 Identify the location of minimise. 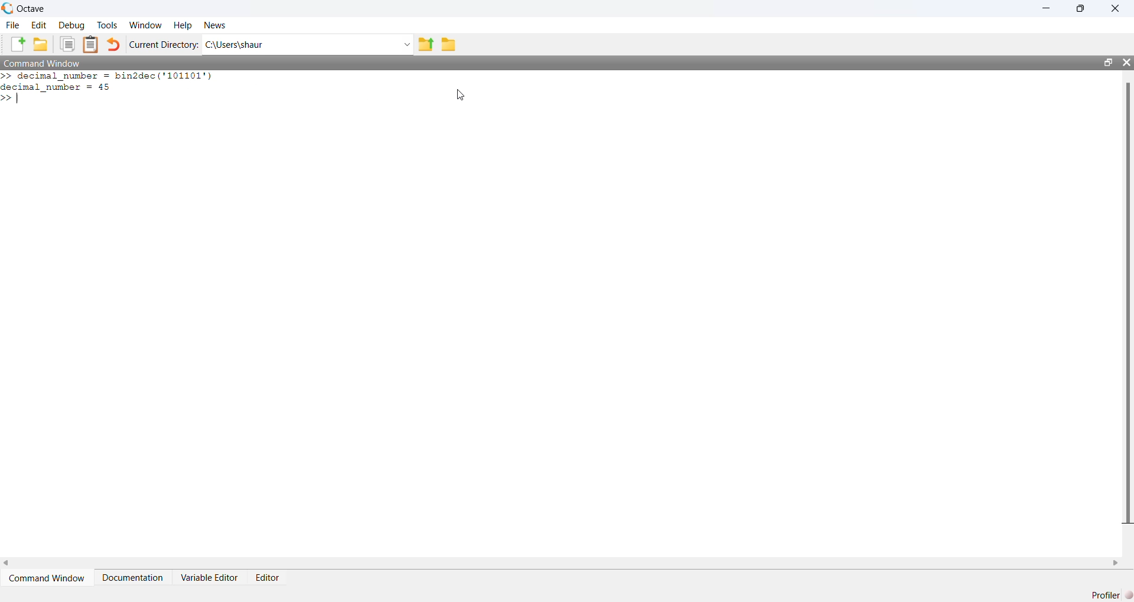
(1047, 8).